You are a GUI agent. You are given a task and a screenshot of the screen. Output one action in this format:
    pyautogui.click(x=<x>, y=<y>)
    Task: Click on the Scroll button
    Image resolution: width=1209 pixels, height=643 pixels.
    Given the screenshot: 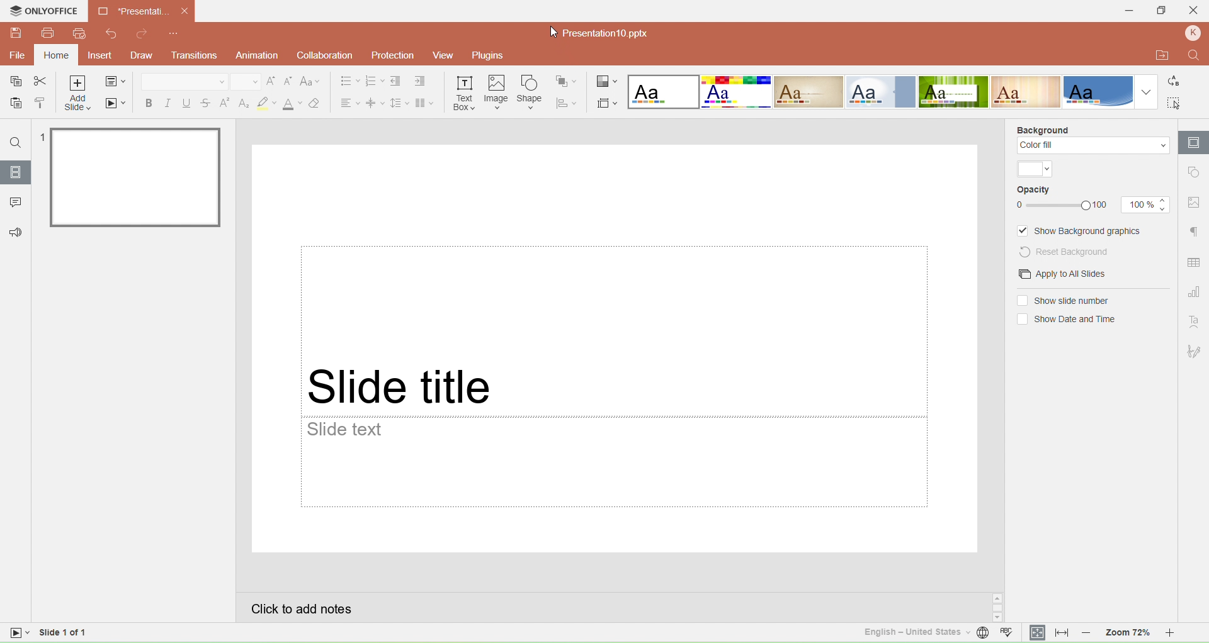 What is the action you would take?
    pyautogui.click(x=997, y=607)
    